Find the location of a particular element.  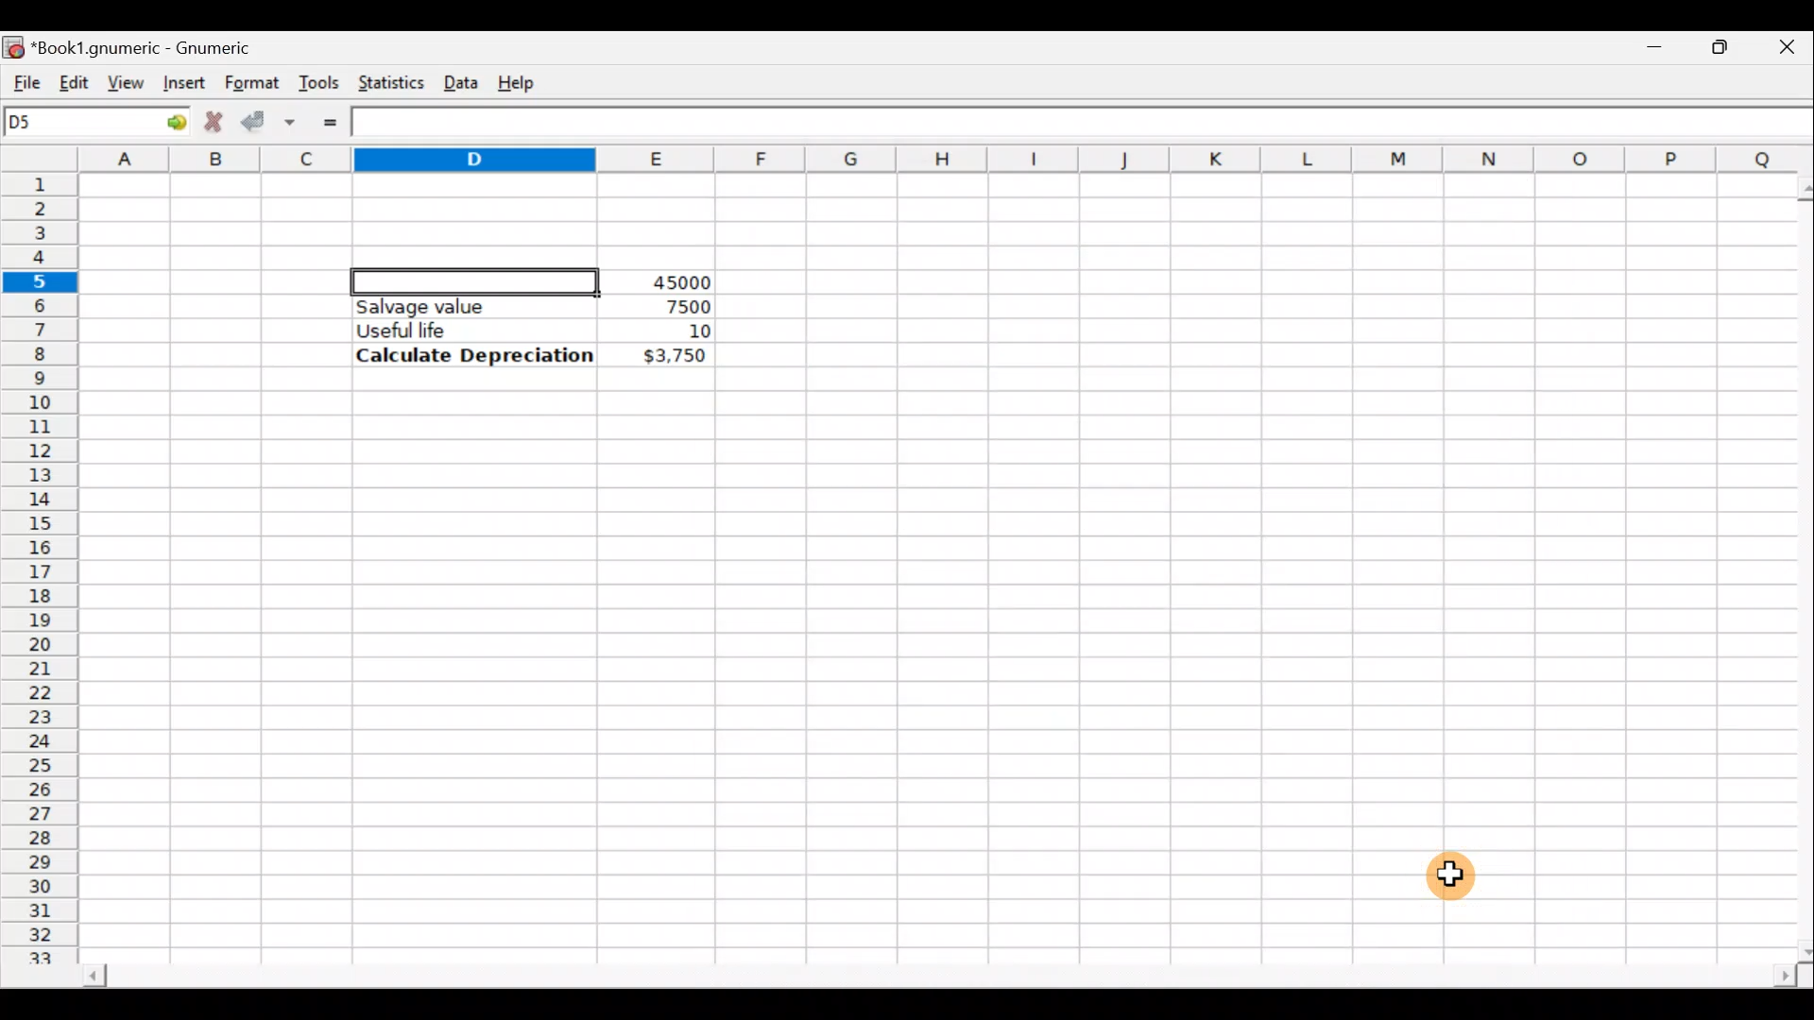

Calculate Depreciation is located at coordinates (474, 354).